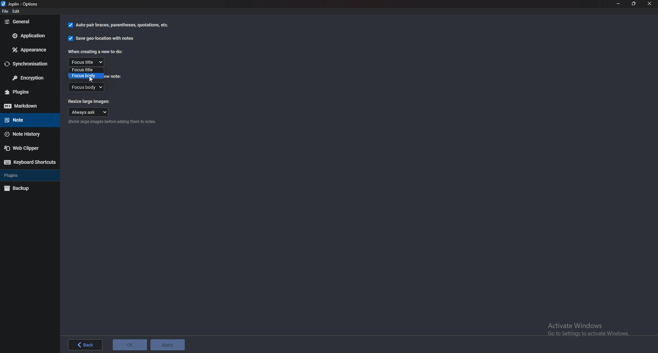 This screenshot has height=353, width=658. Describe the element at coordinates (29, 64) in the screenshot. I see `Synchronization` at that location.